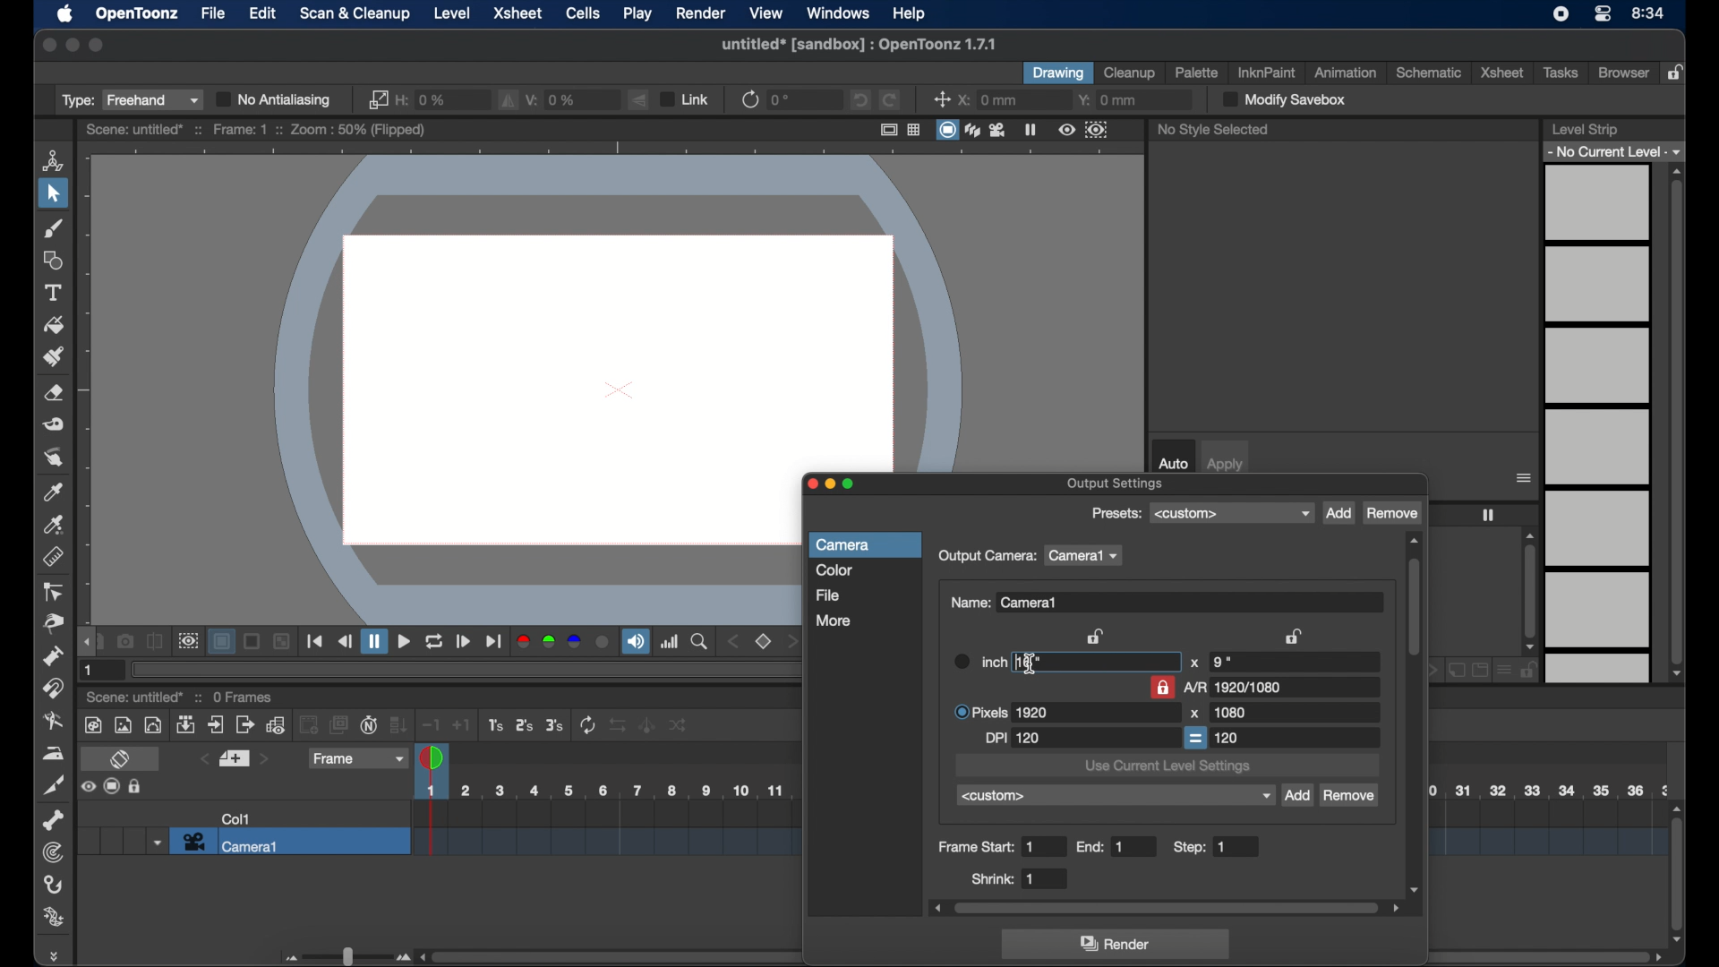 The width and height of the screenshot is (1719, 967). I want to click on remove, so click(1392, 513).